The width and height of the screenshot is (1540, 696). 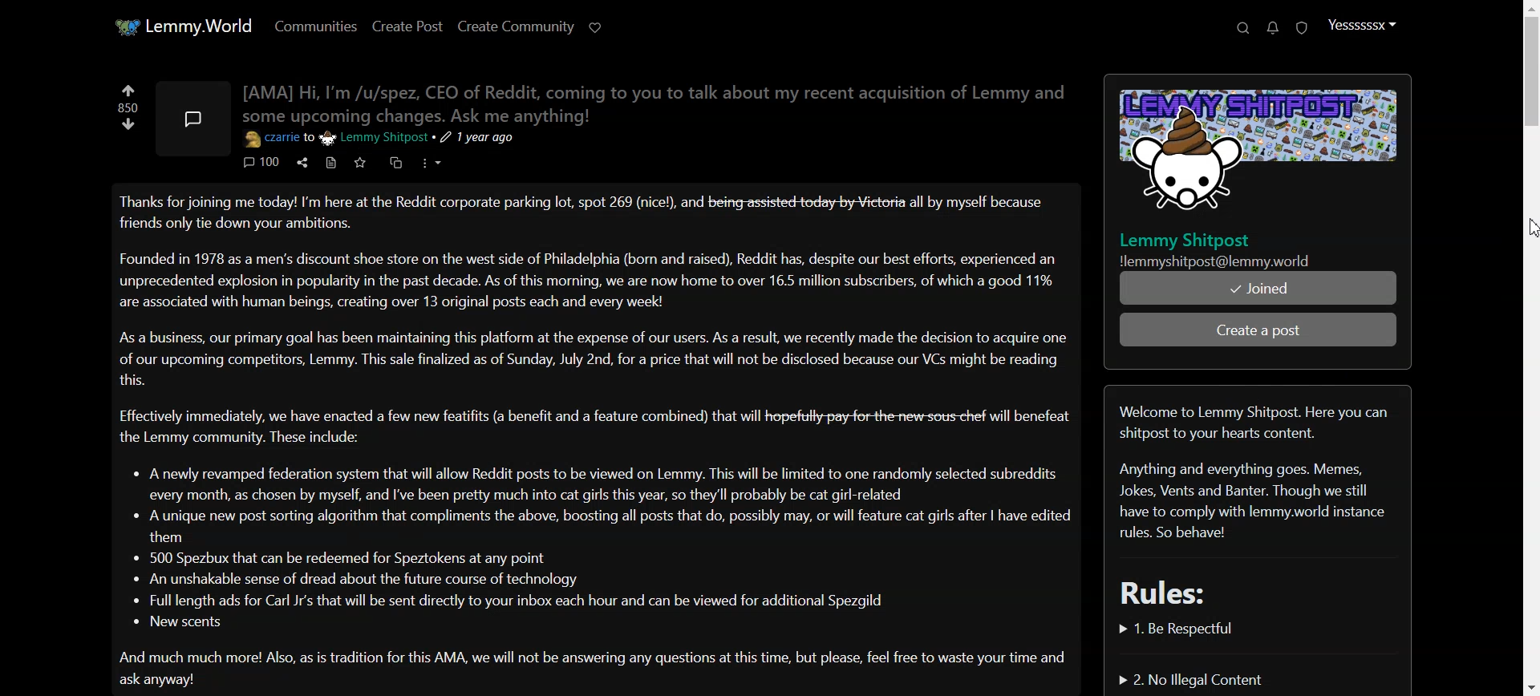 What do you see at coordinates (1272, 29) in the screenshot?
I see `Unread Message` at bounding box center [1272, 29].